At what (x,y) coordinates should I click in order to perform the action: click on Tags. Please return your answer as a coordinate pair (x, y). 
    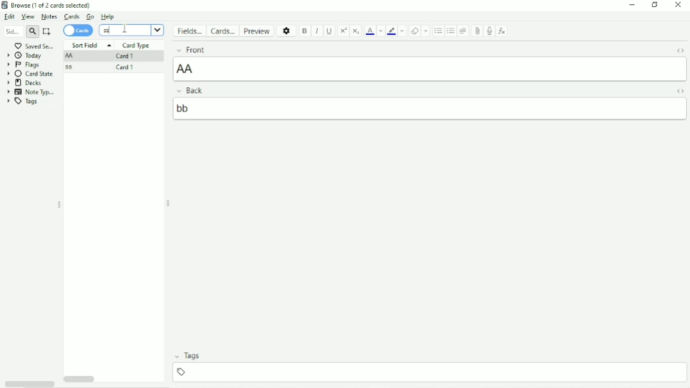
    Looking at the image, I should click on (23, 102).